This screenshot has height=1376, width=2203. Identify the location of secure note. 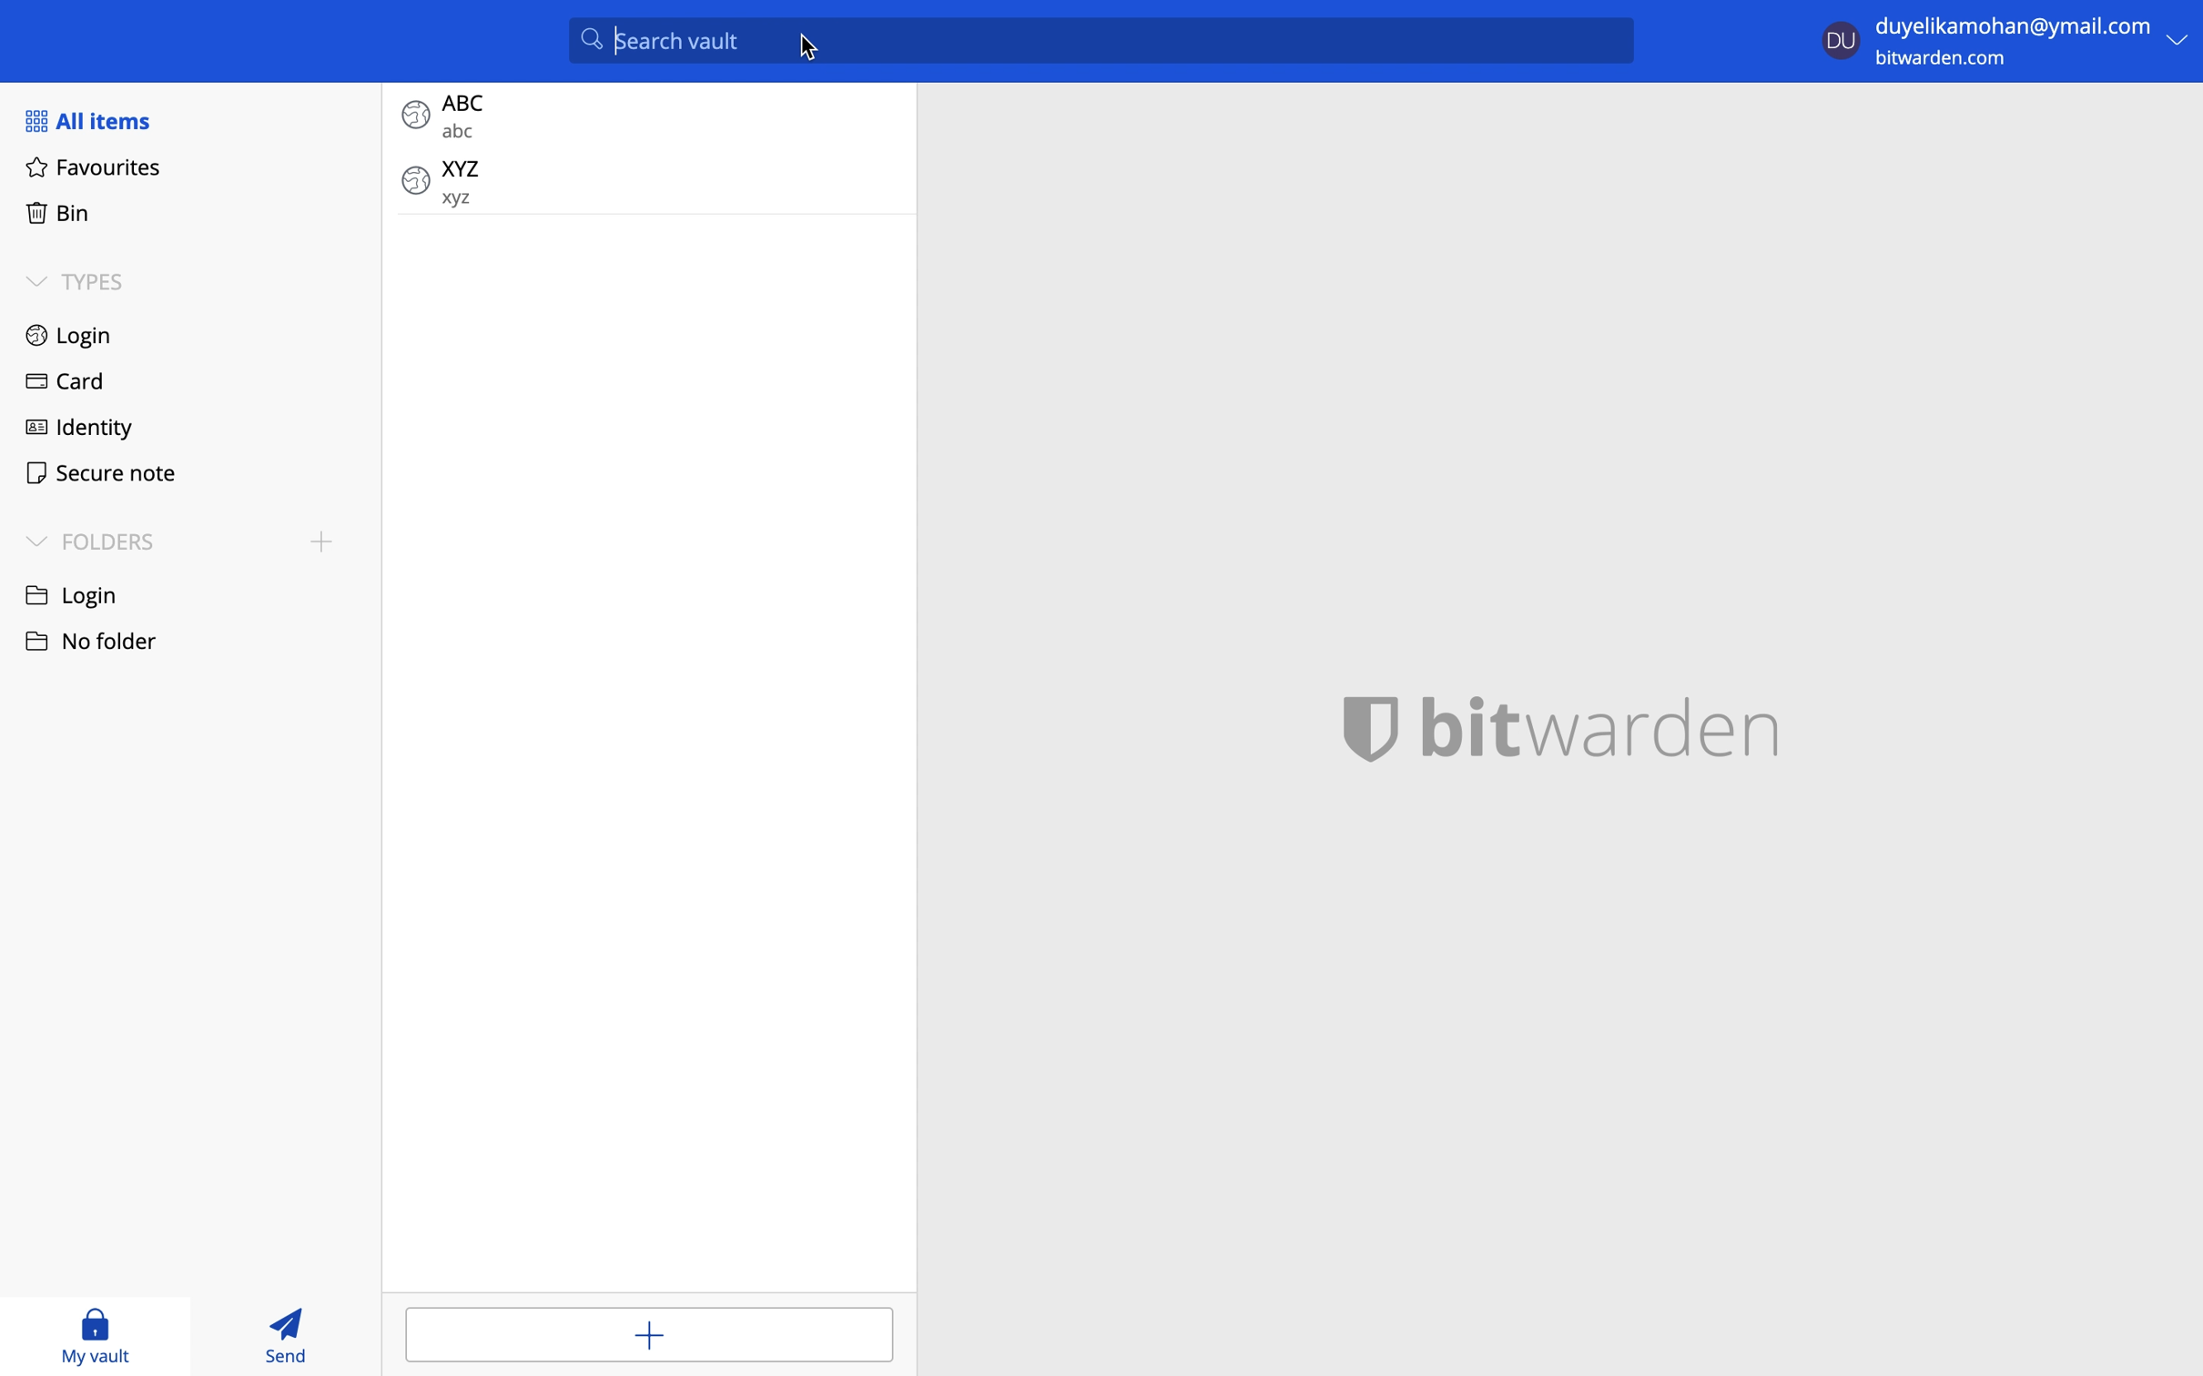
(110, 477).